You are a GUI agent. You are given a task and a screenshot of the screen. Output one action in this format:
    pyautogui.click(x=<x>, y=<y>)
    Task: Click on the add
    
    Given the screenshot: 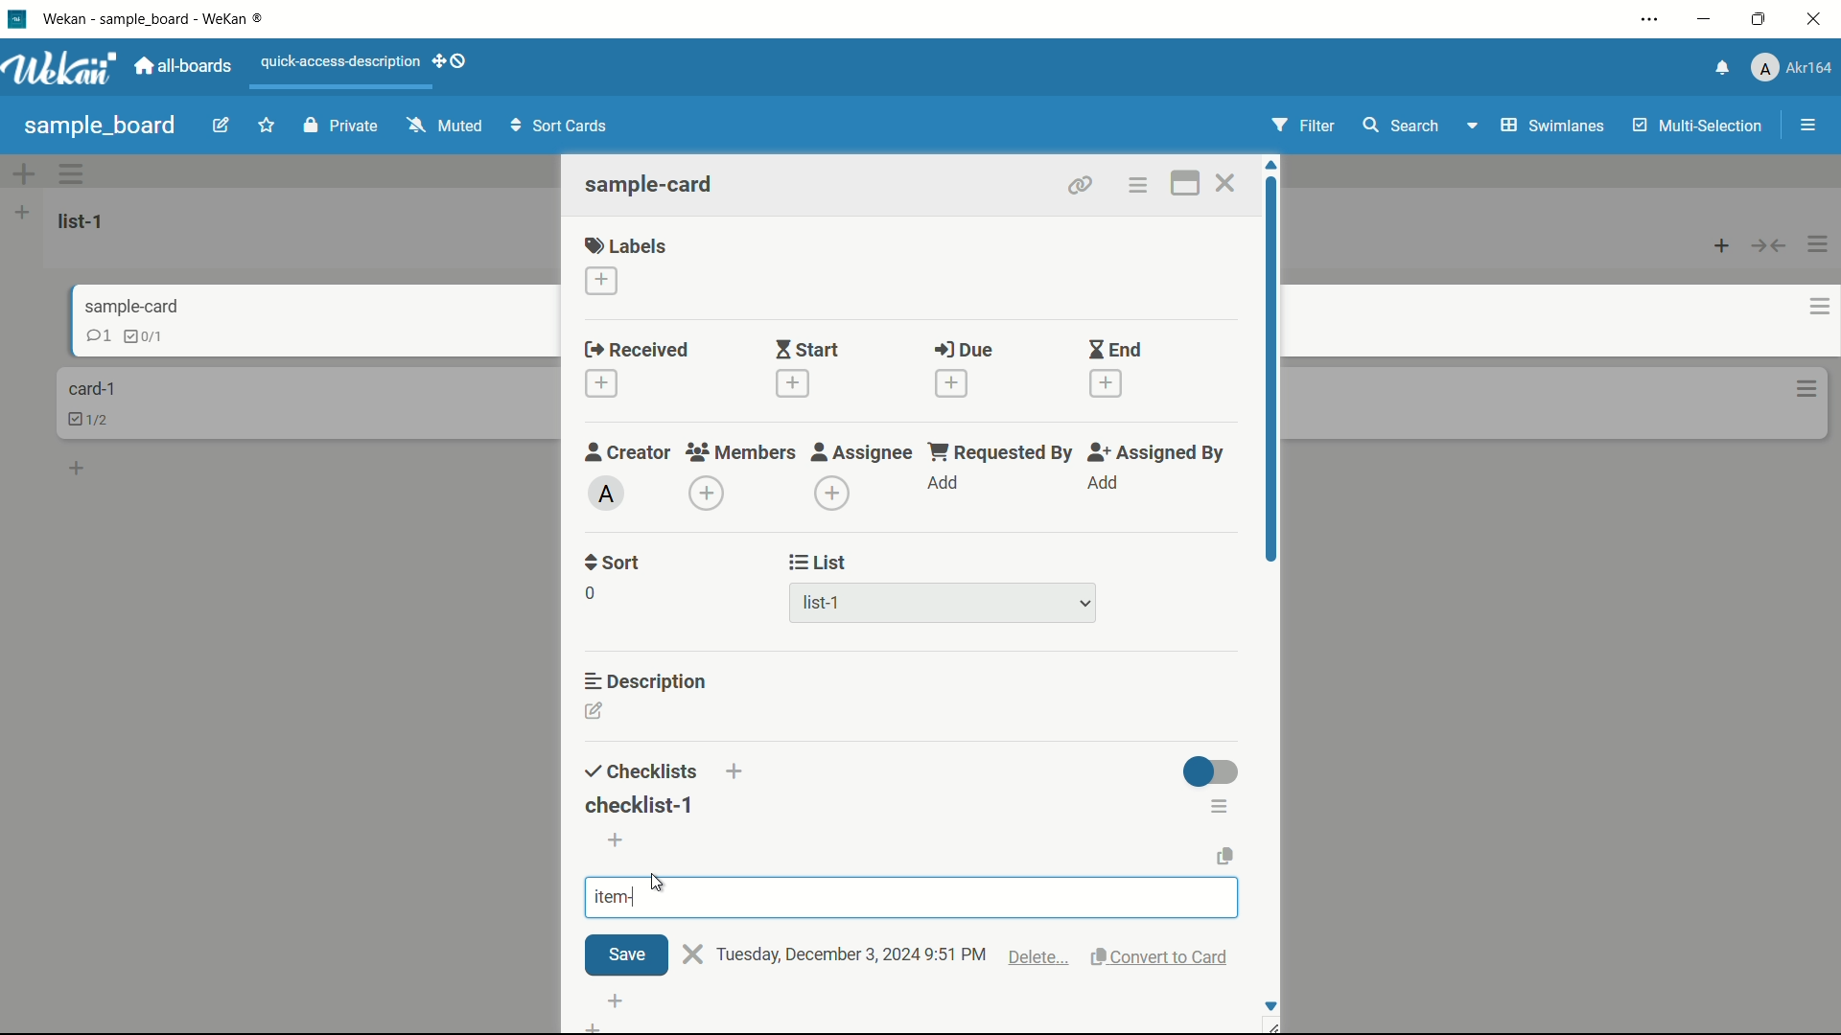 What is the action you would take?
    pyautogui.click(x=944, y=482)
    